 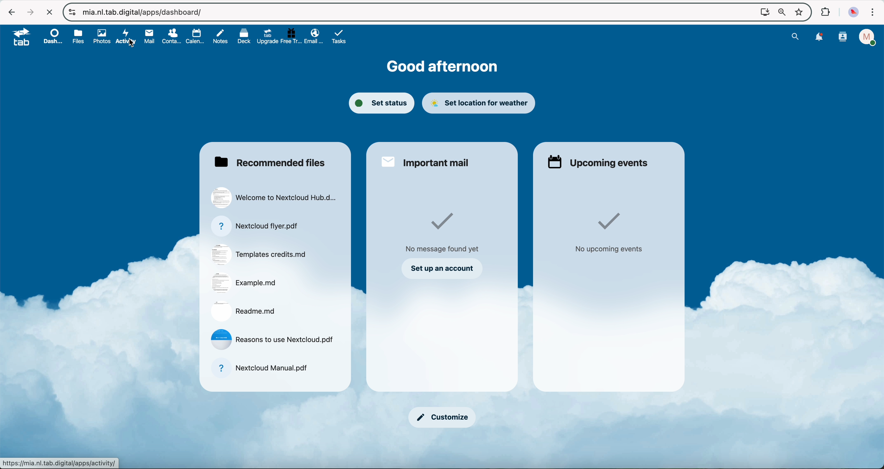 What do you see at coordinates (53, 36) in the screenshot?
I see `dashboard` at bounding box center [53, 36].